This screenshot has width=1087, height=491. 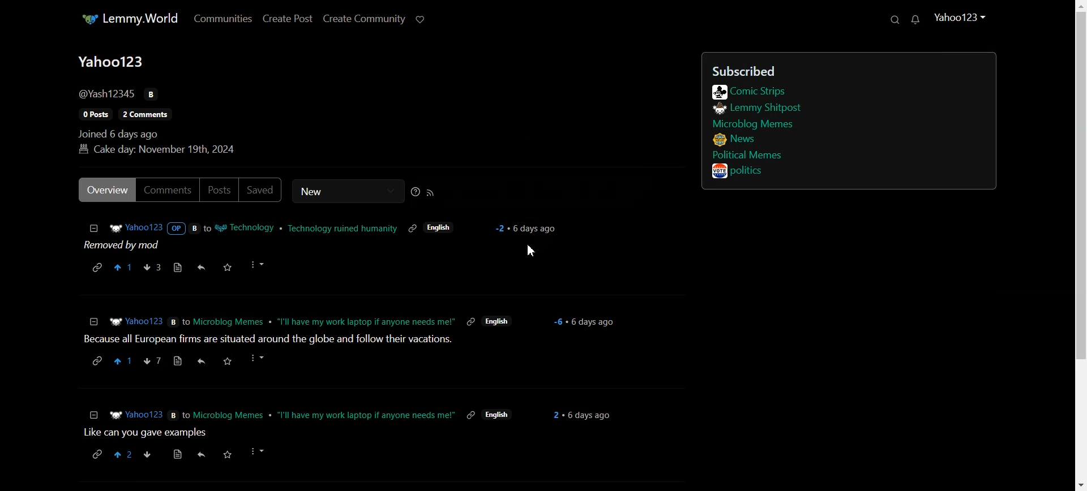 What do you see at coordinates (379, 784) in the screenshot?
I see `A` at bounding box center [379, 784].